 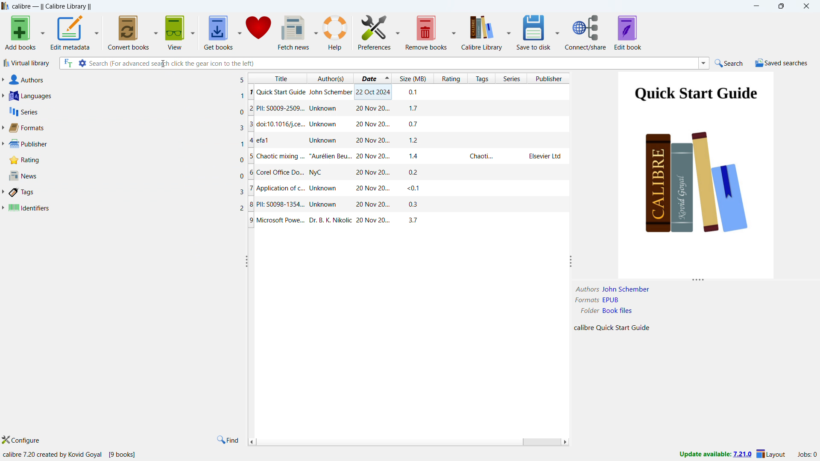 What do you see at coordinates (259, 32) in the screenshot?
I see `` at bounding box center [259, 32].